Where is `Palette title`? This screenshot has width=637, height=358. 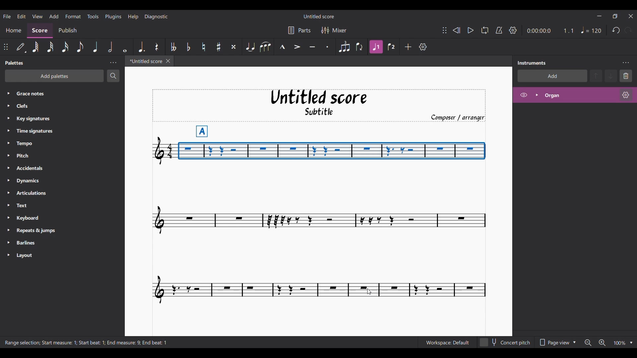 Palette title is located at coordinates (15, 63).